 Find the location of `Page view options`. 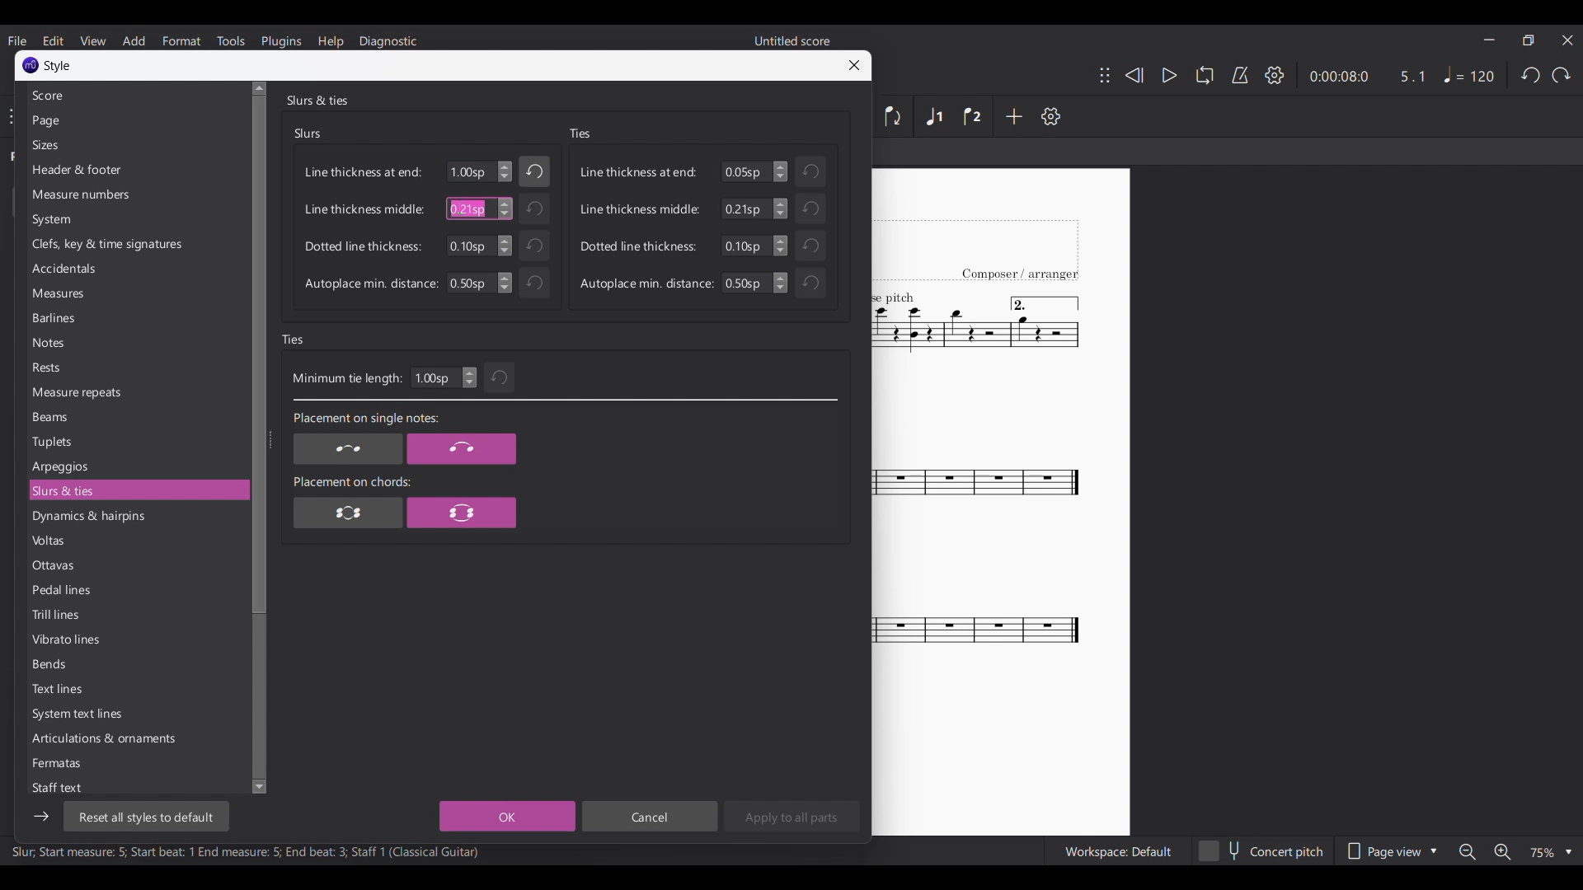

Page view options is located at coordinates (1390, 850).